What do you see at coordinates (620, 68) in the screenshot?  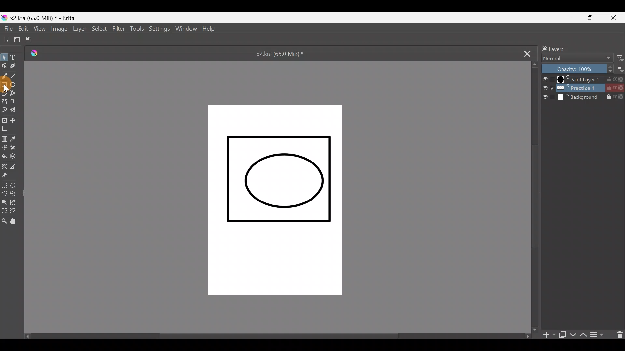 I see `More` at bounding box center [620, 68].